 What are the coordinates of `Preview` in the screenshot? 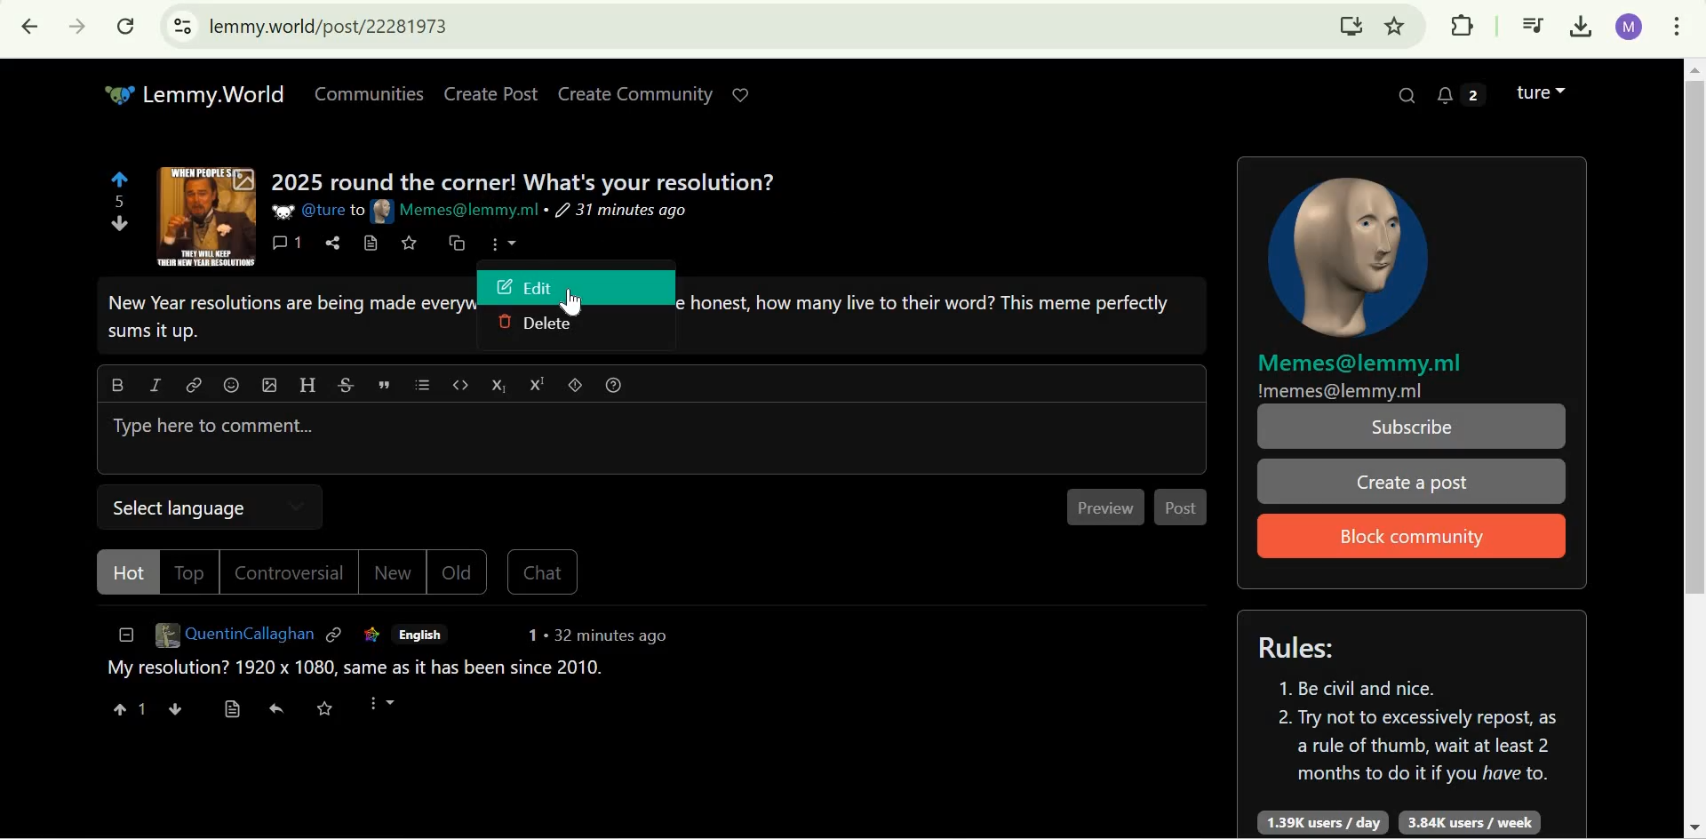 It's located at (1106, 508).